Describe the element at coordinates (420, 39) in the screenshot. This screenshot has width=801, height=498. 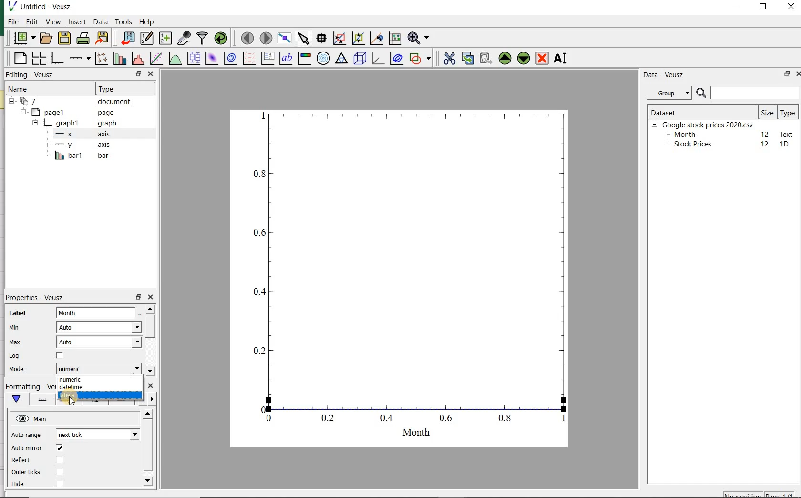
I see `zoom function menus` at that location.